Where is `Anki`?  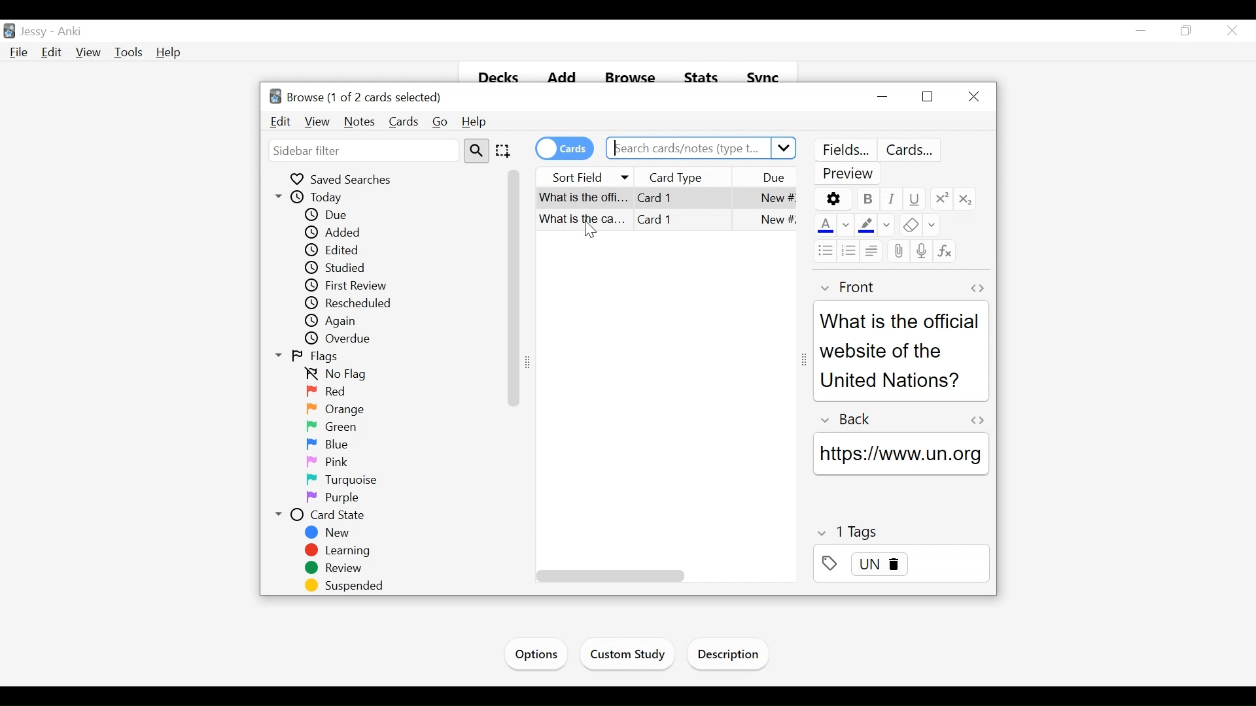
Anki is located at coordinates (73, 32).